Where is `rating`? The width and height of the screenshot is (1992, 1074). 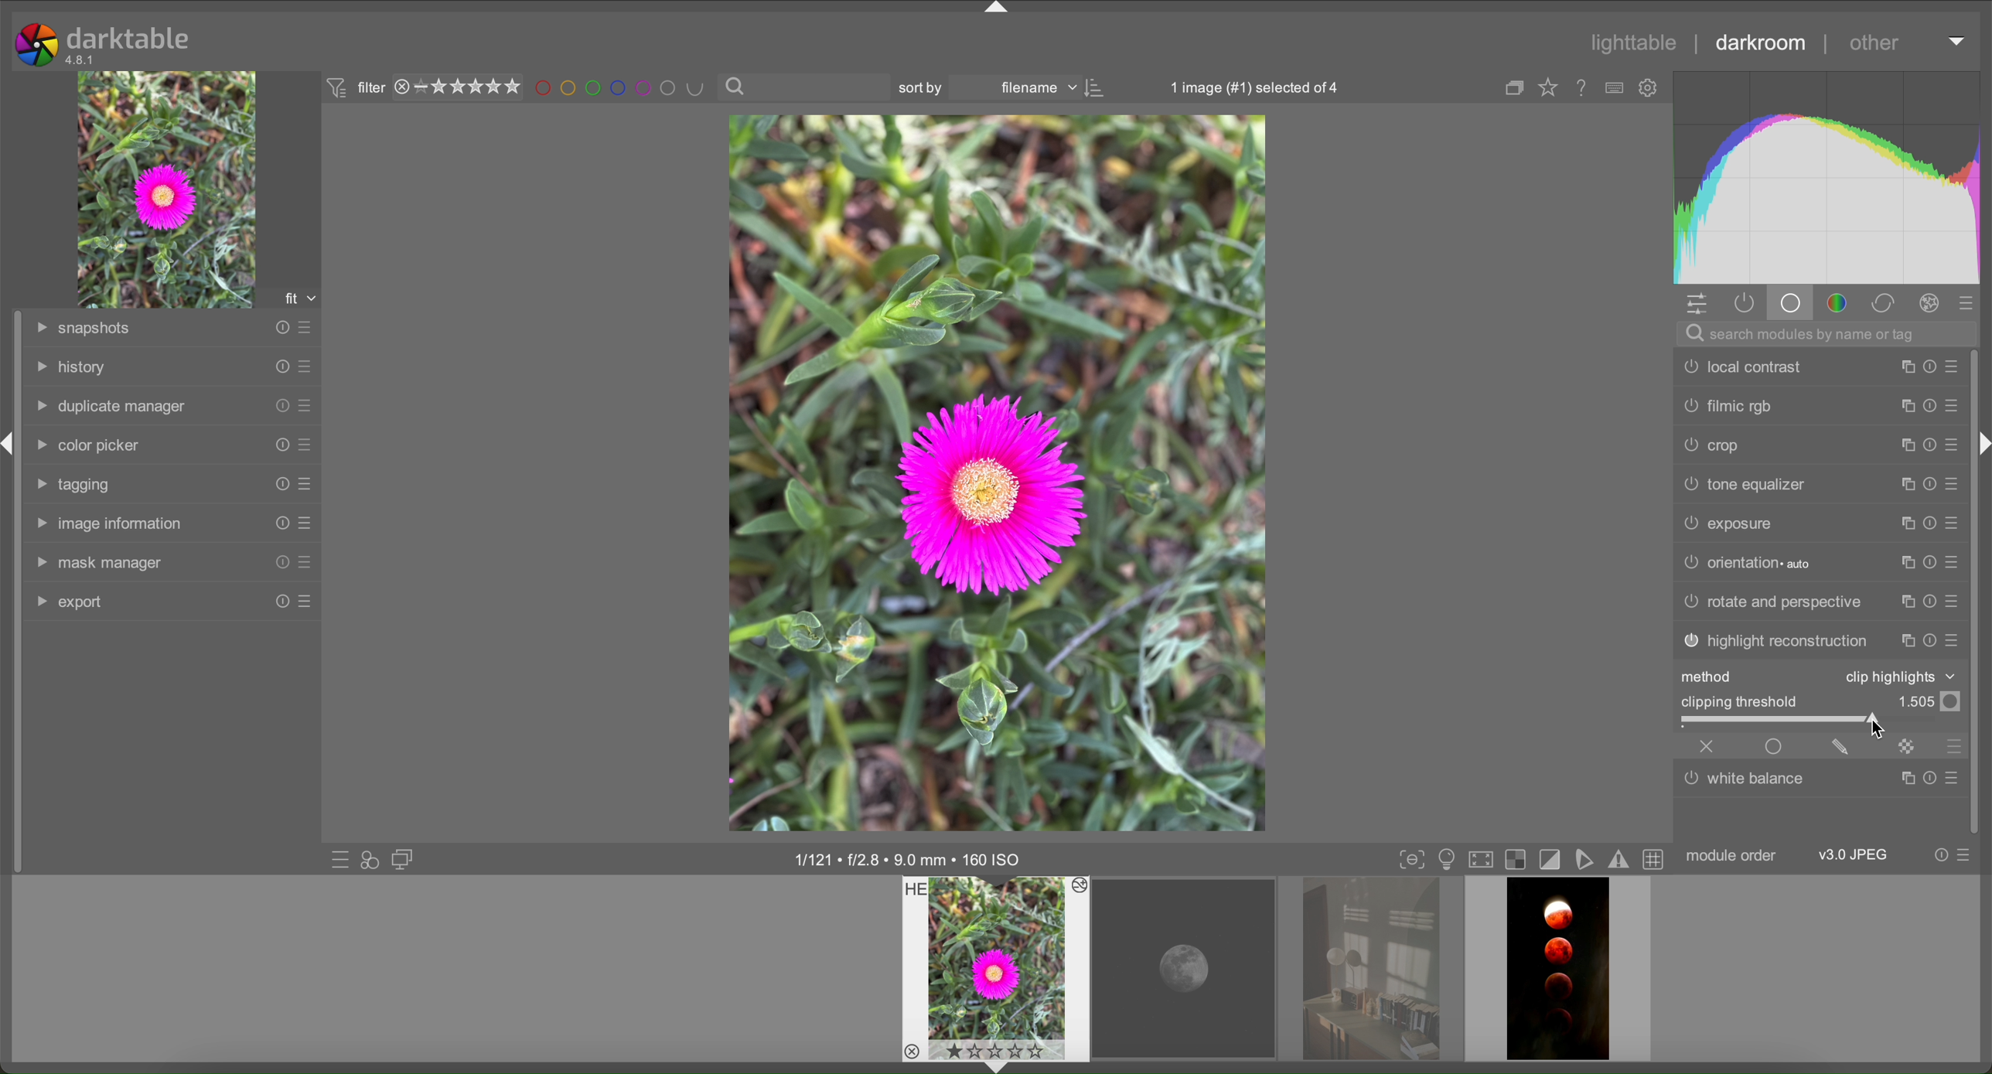 rating is located at coordinates (458, 88).